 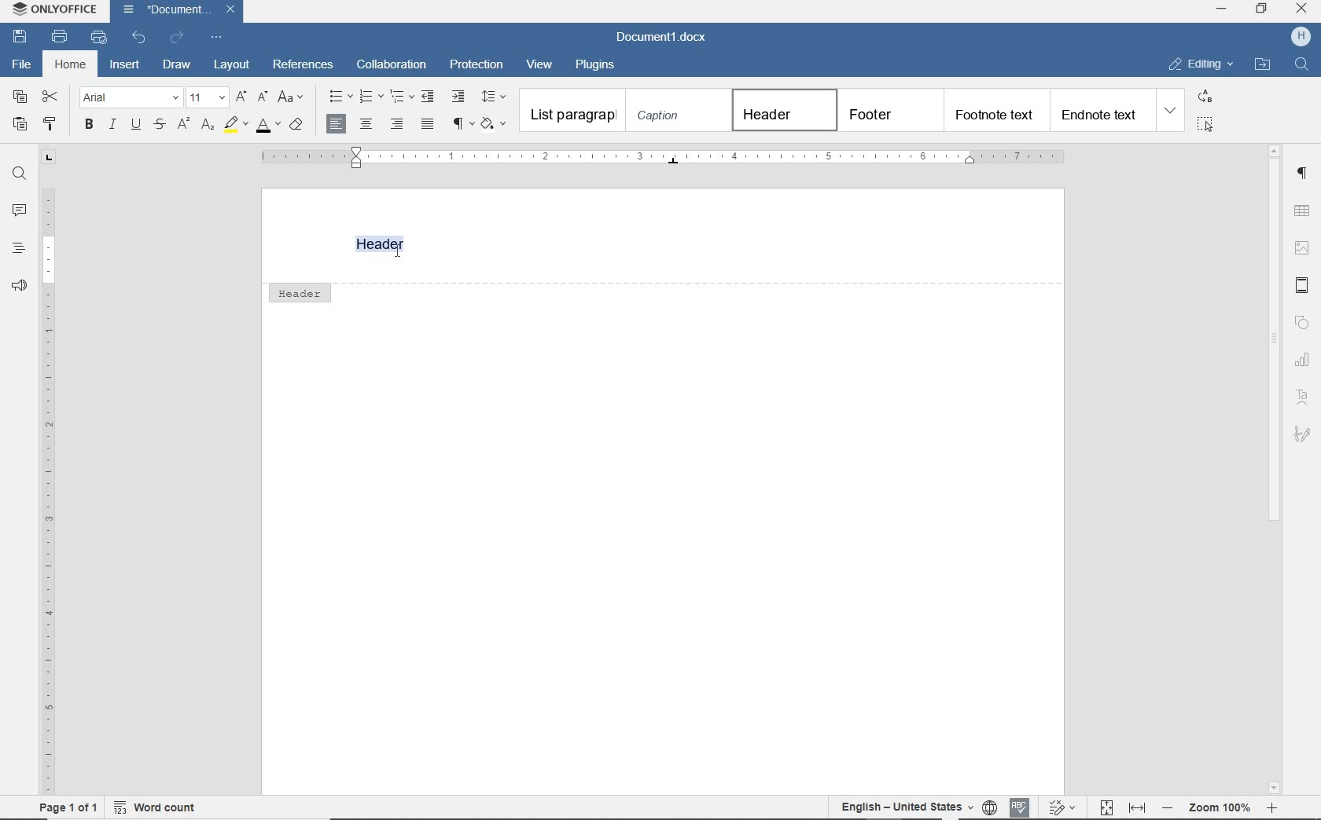 What do you see at coordinates (17, 210) in the screenshot?
I see `comments` at bounding box center [17, 210].